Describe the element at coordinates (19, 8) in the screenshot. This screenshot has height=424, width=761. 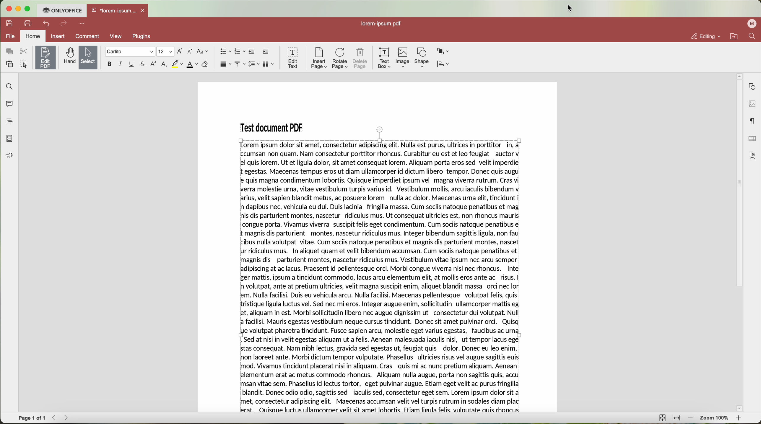
I see `minimize` at that location.